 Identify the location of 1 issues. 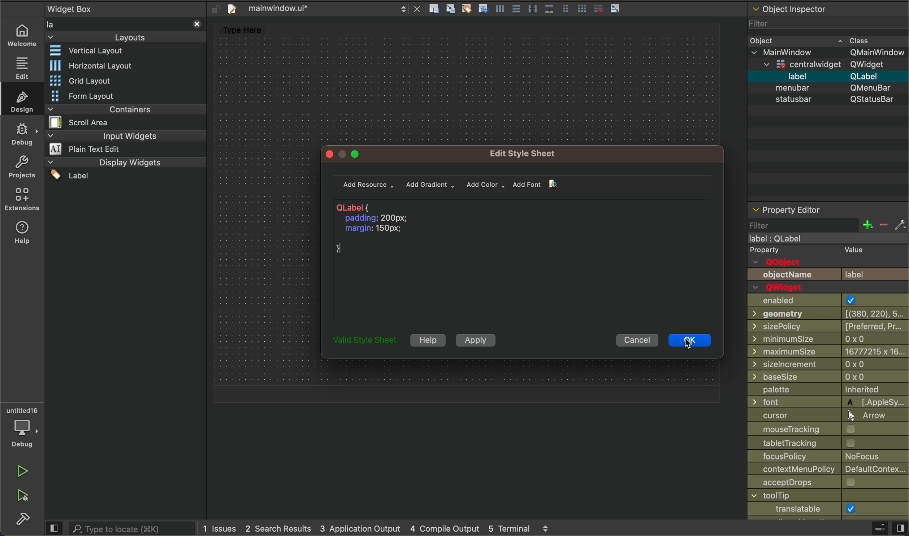
(220, 528).